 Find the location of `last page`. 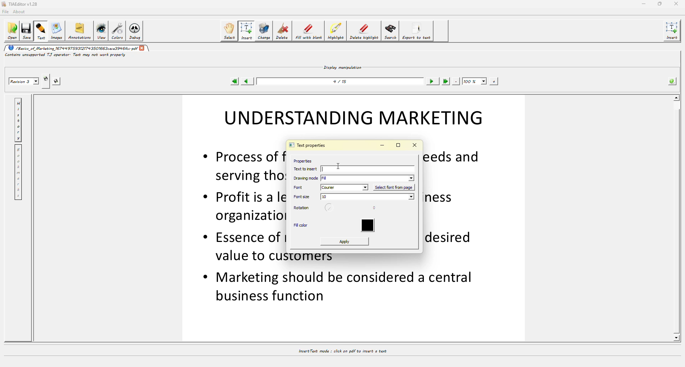

last page is located at coordinates (446, 81).